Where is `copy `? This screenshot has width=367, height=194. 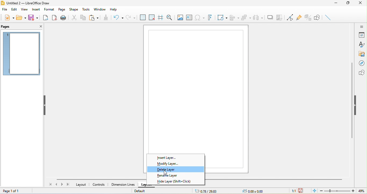 copy  is located at coordinates (84, 18).